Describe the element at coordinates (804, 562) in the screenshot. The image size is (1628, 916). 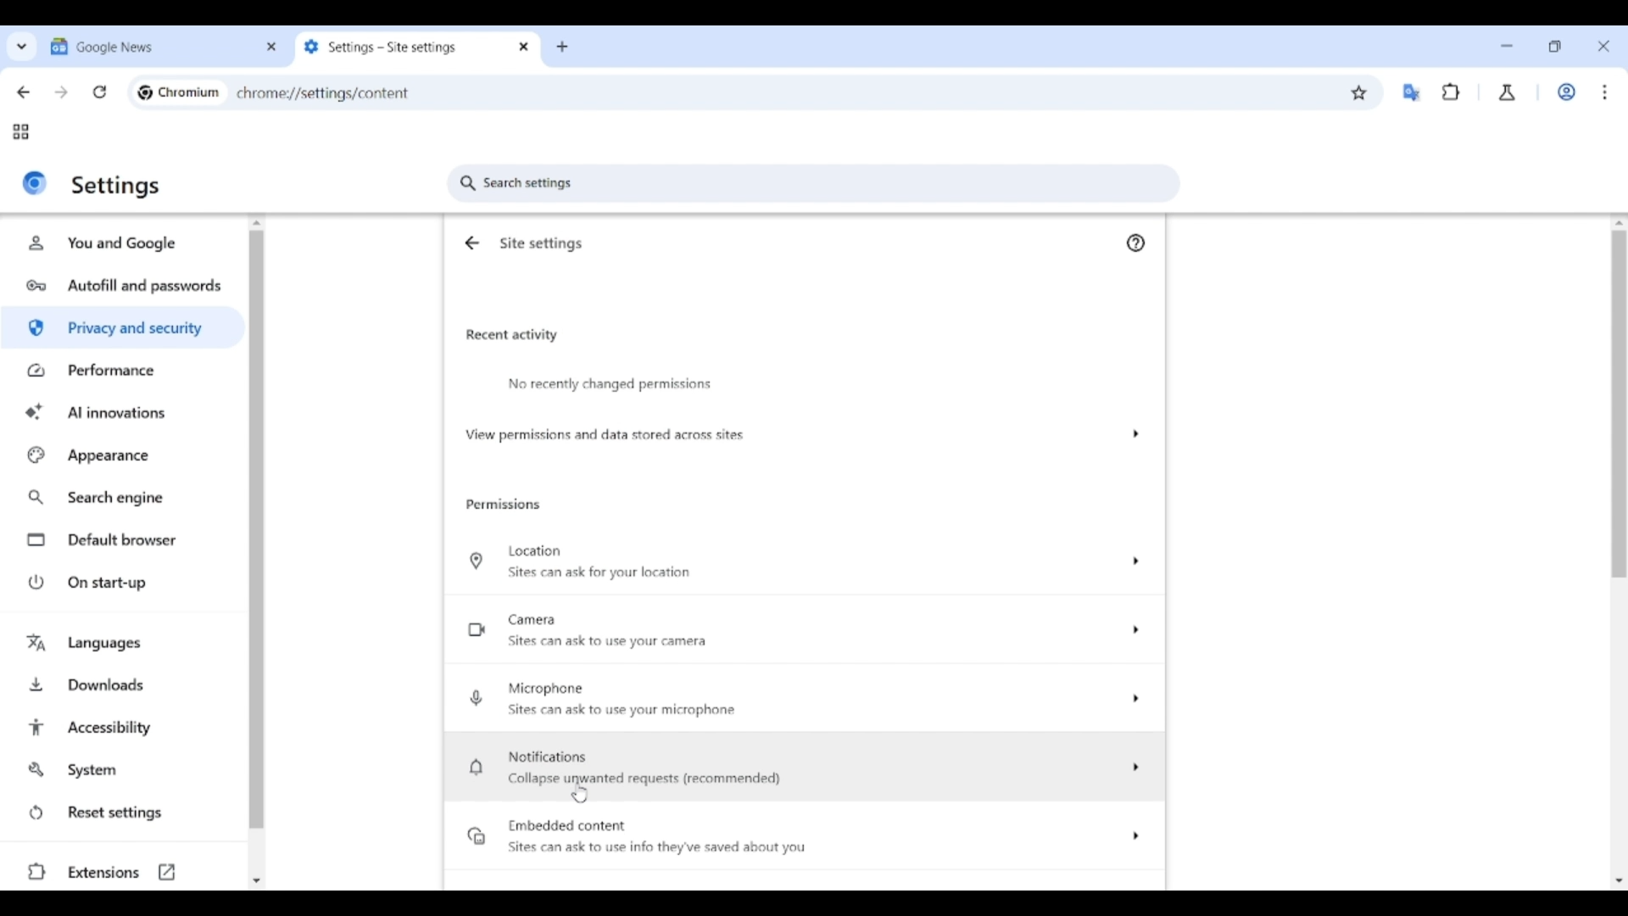
I see `Location options` at that location.